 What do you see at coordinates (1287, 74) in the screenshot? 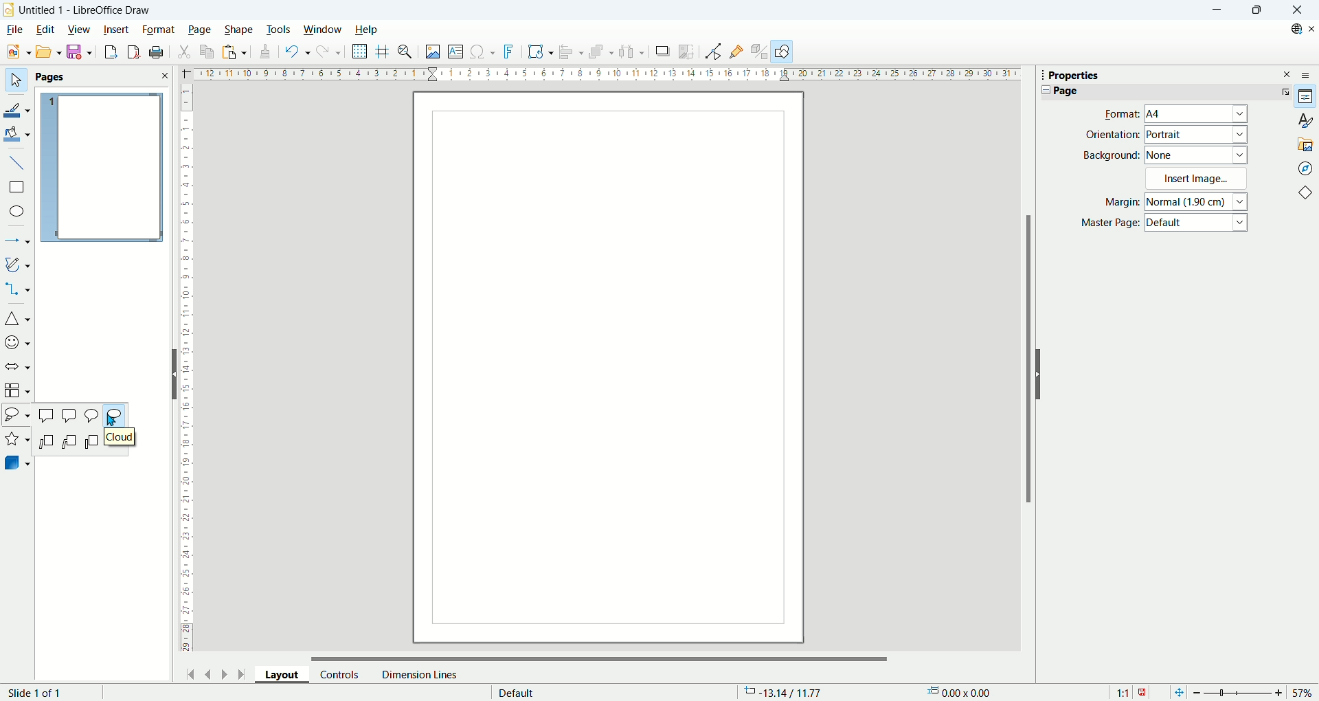
I see `Close sidebar deck` at bounding box center [1287, 74].